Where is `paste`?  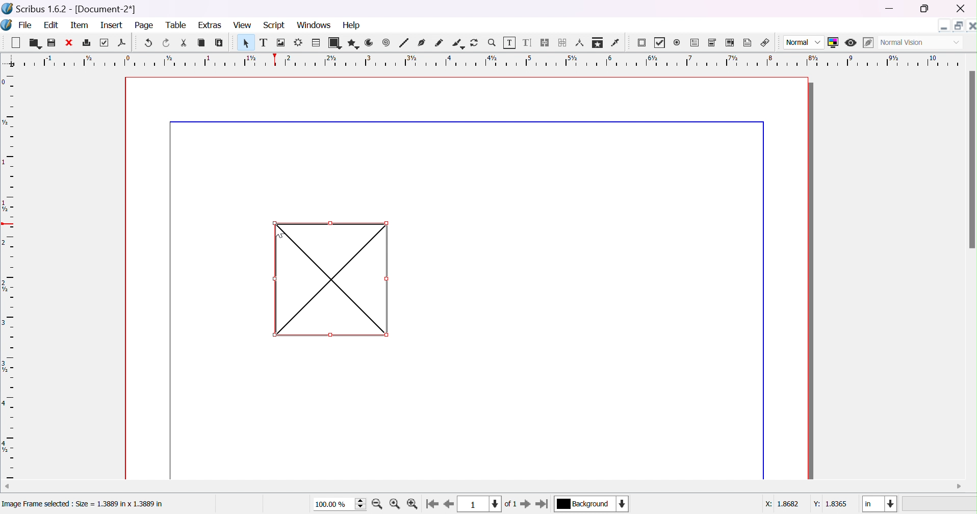
paste is located at coordinates (219, 42).